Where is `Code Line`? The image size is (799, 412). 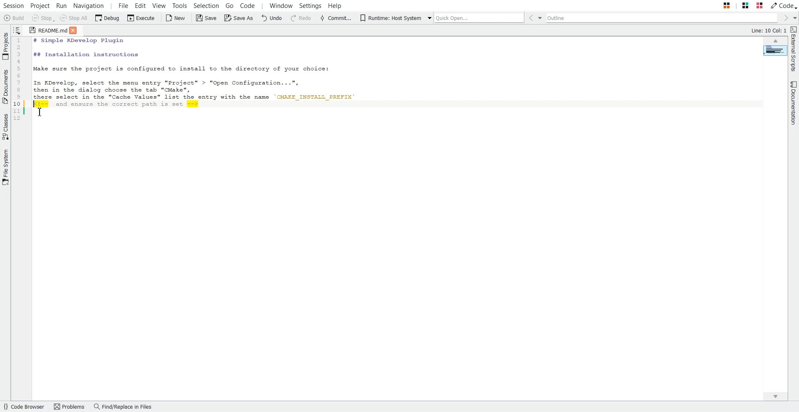
Code Line is located at coordinates (19, 80).